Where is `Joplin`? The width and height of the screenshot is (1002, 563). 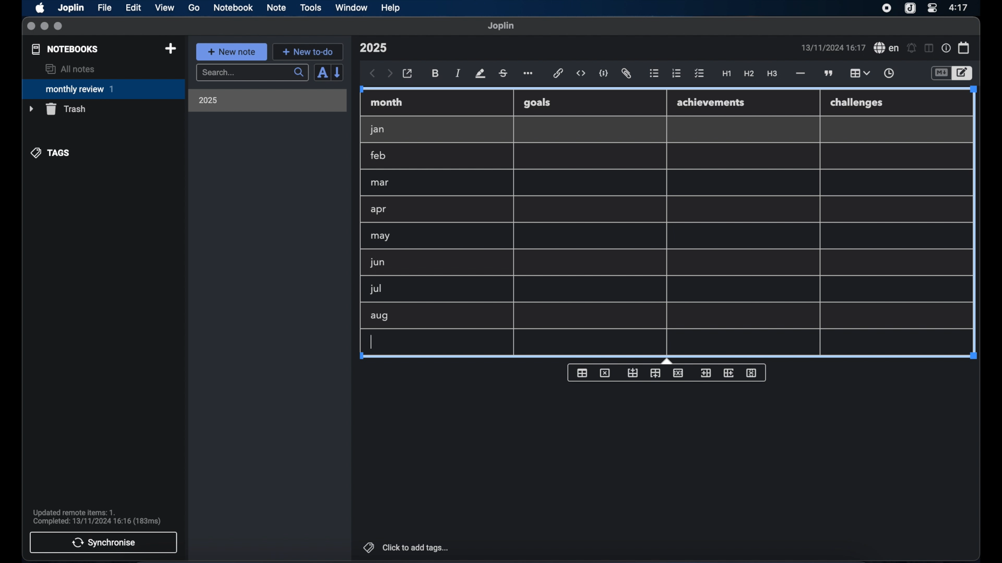
Joplin is located at coordinates (72, 8).